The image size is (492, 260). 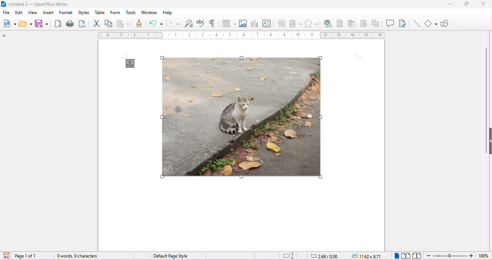 I want to click on insert chat, so click(x=255, y=24).